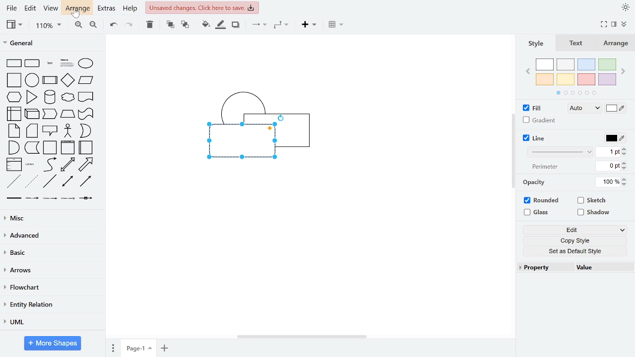 The width and height of the screenshot is (635, 357). Describe the element at coordinates (258, 27) in the screenshot. I see `connector` at that location.